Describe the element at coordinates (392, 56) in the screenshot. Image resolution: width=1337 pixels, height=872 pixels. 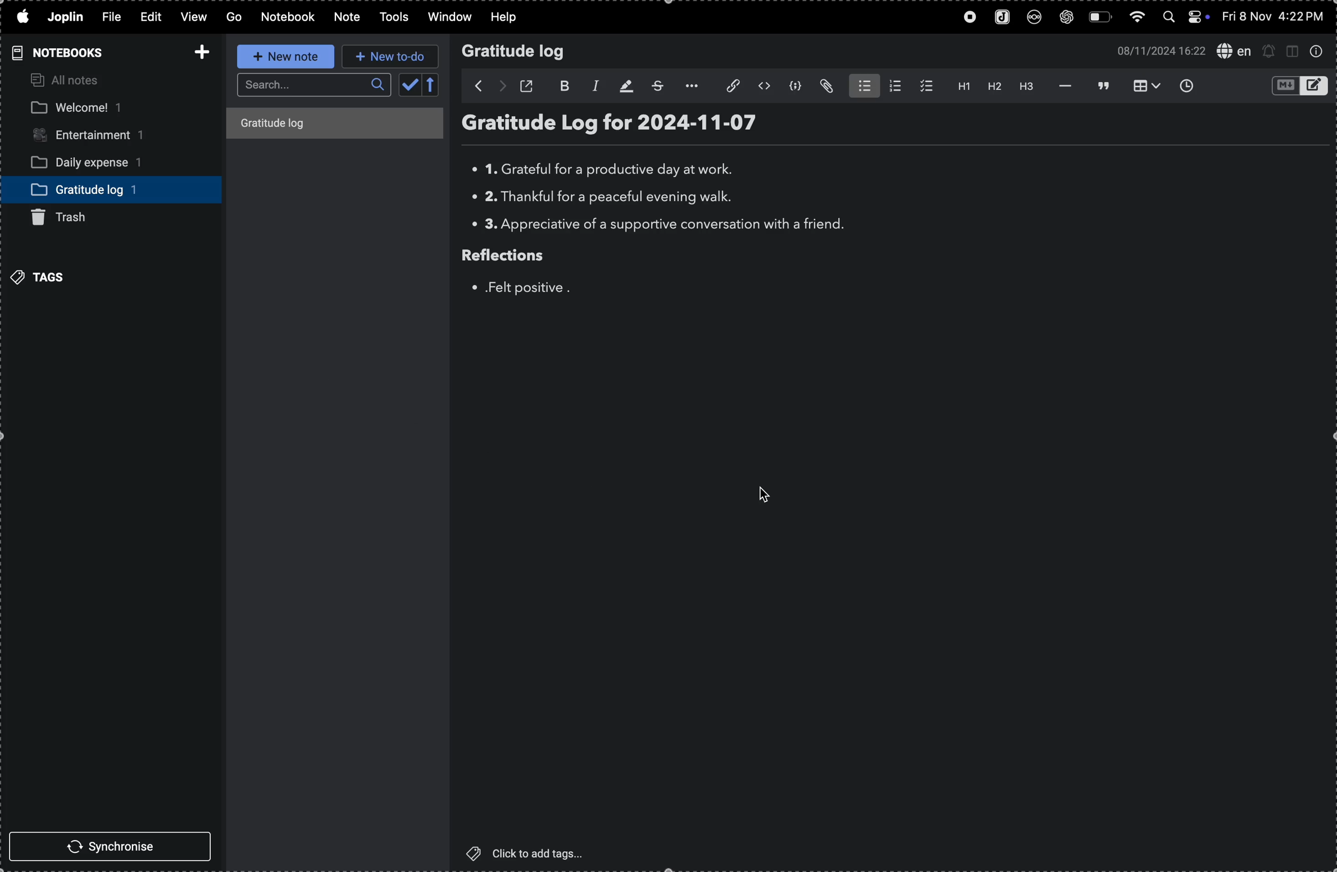
I see `new to do` at that location.